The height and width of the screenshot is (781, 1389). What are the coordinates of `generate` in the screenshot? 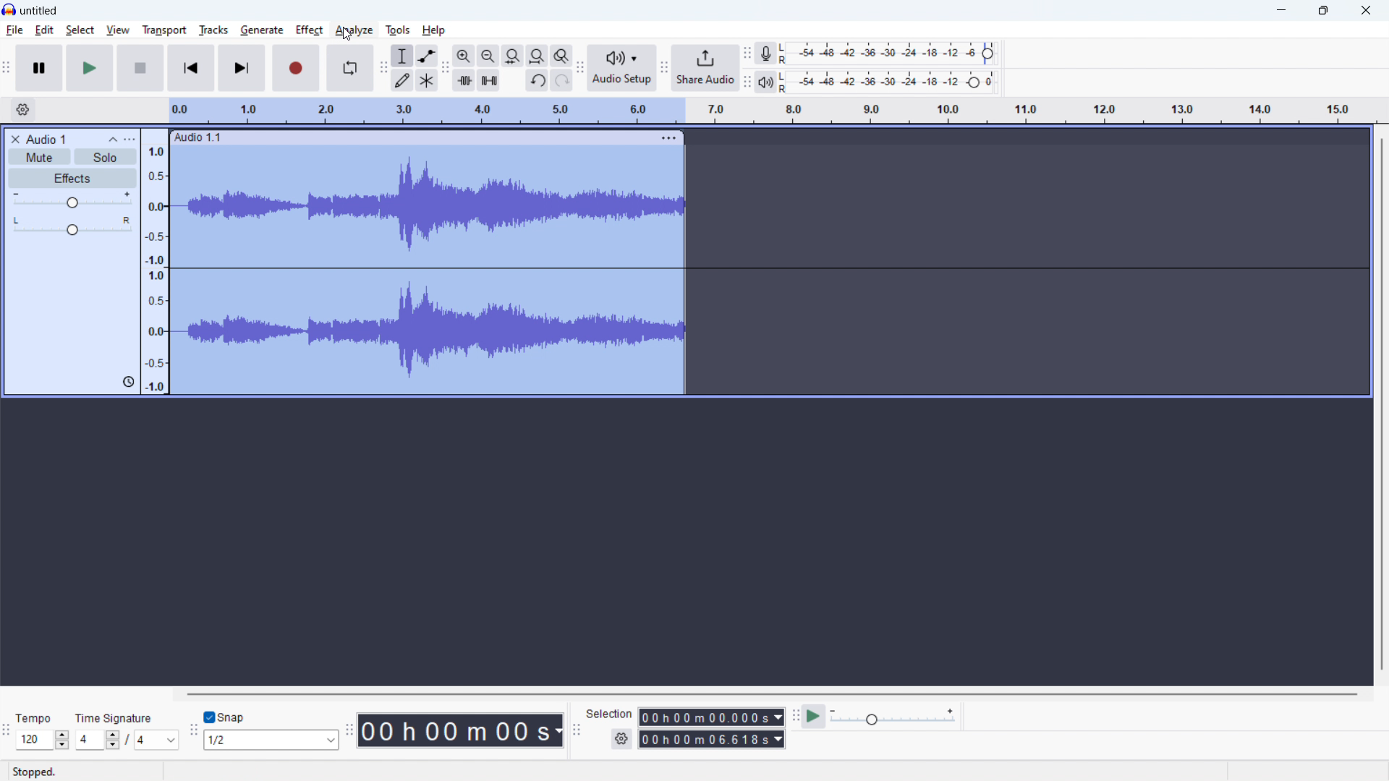 It's located at (262, 30).